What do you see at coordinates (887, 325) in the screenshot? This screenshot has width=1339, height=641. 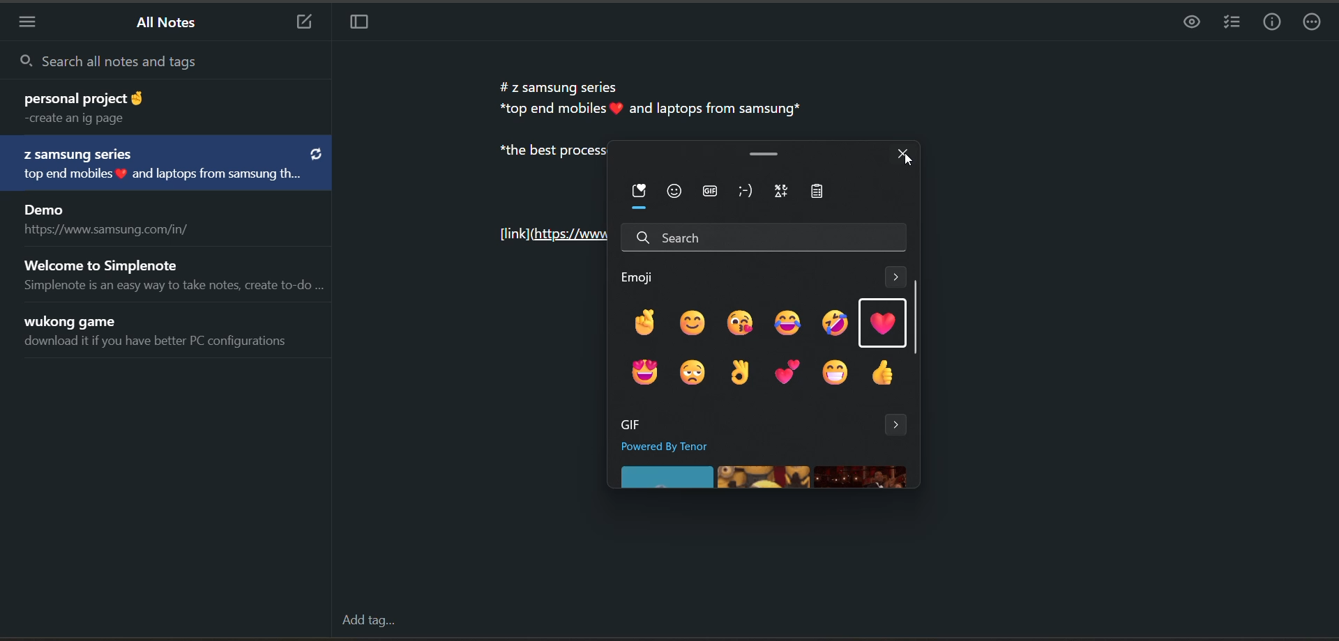 I see `emoji 6` at bounding box center [887, 325].